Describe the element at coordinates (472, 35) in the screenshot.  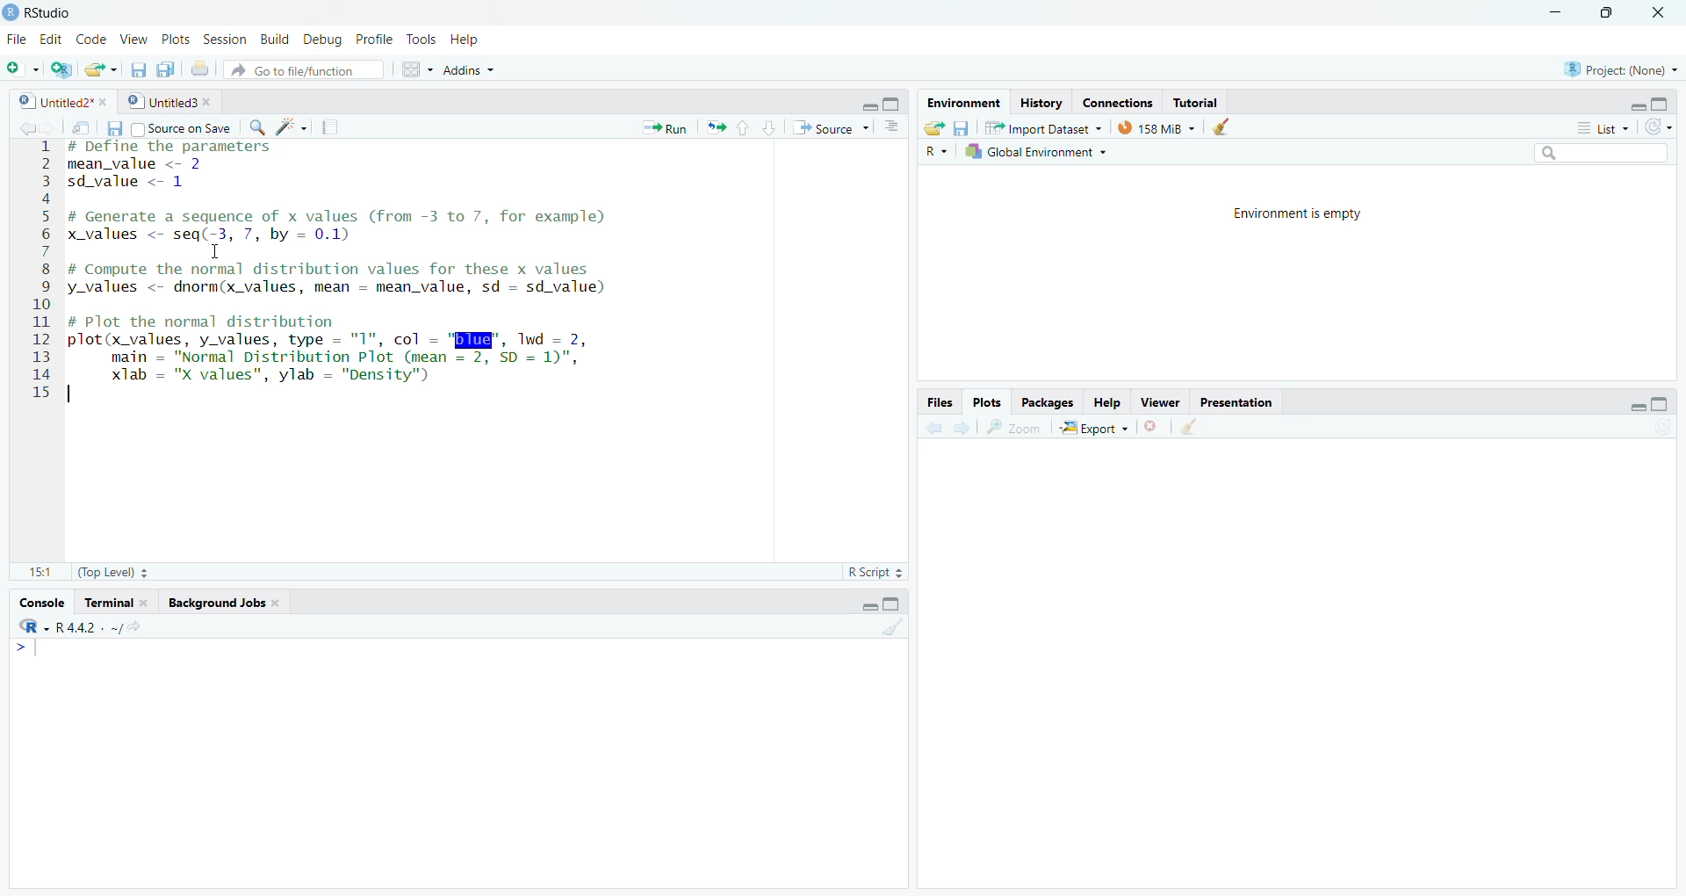
I see `Is Help` at that location.